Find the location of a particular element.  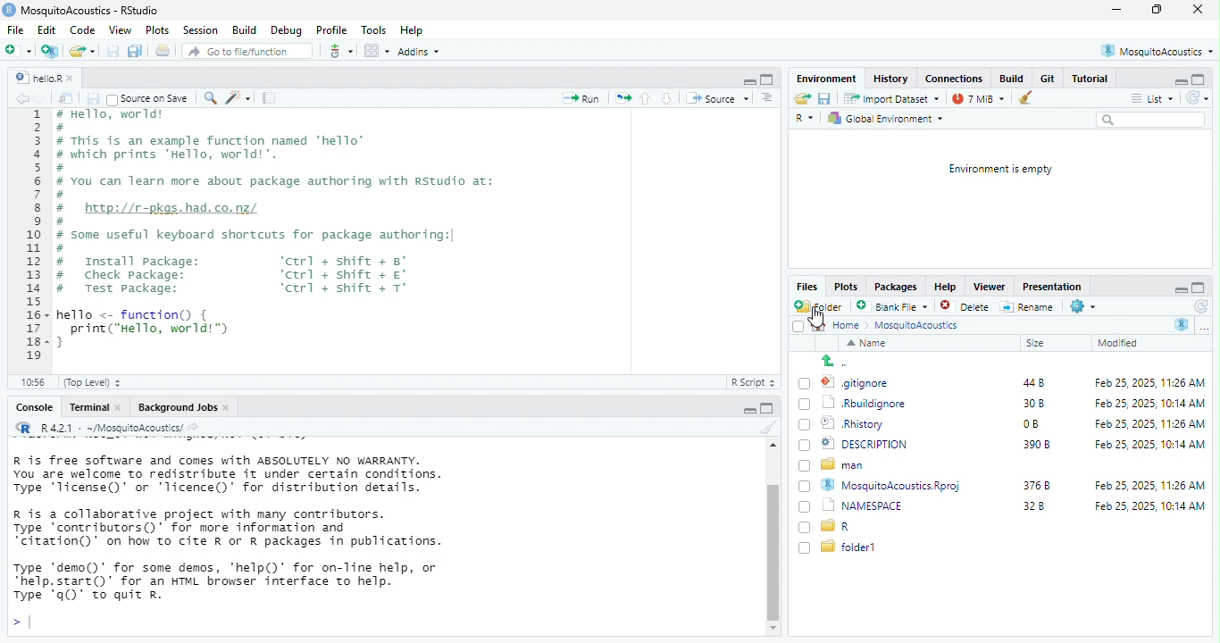

3908 is located at coordinates (1037, 446).